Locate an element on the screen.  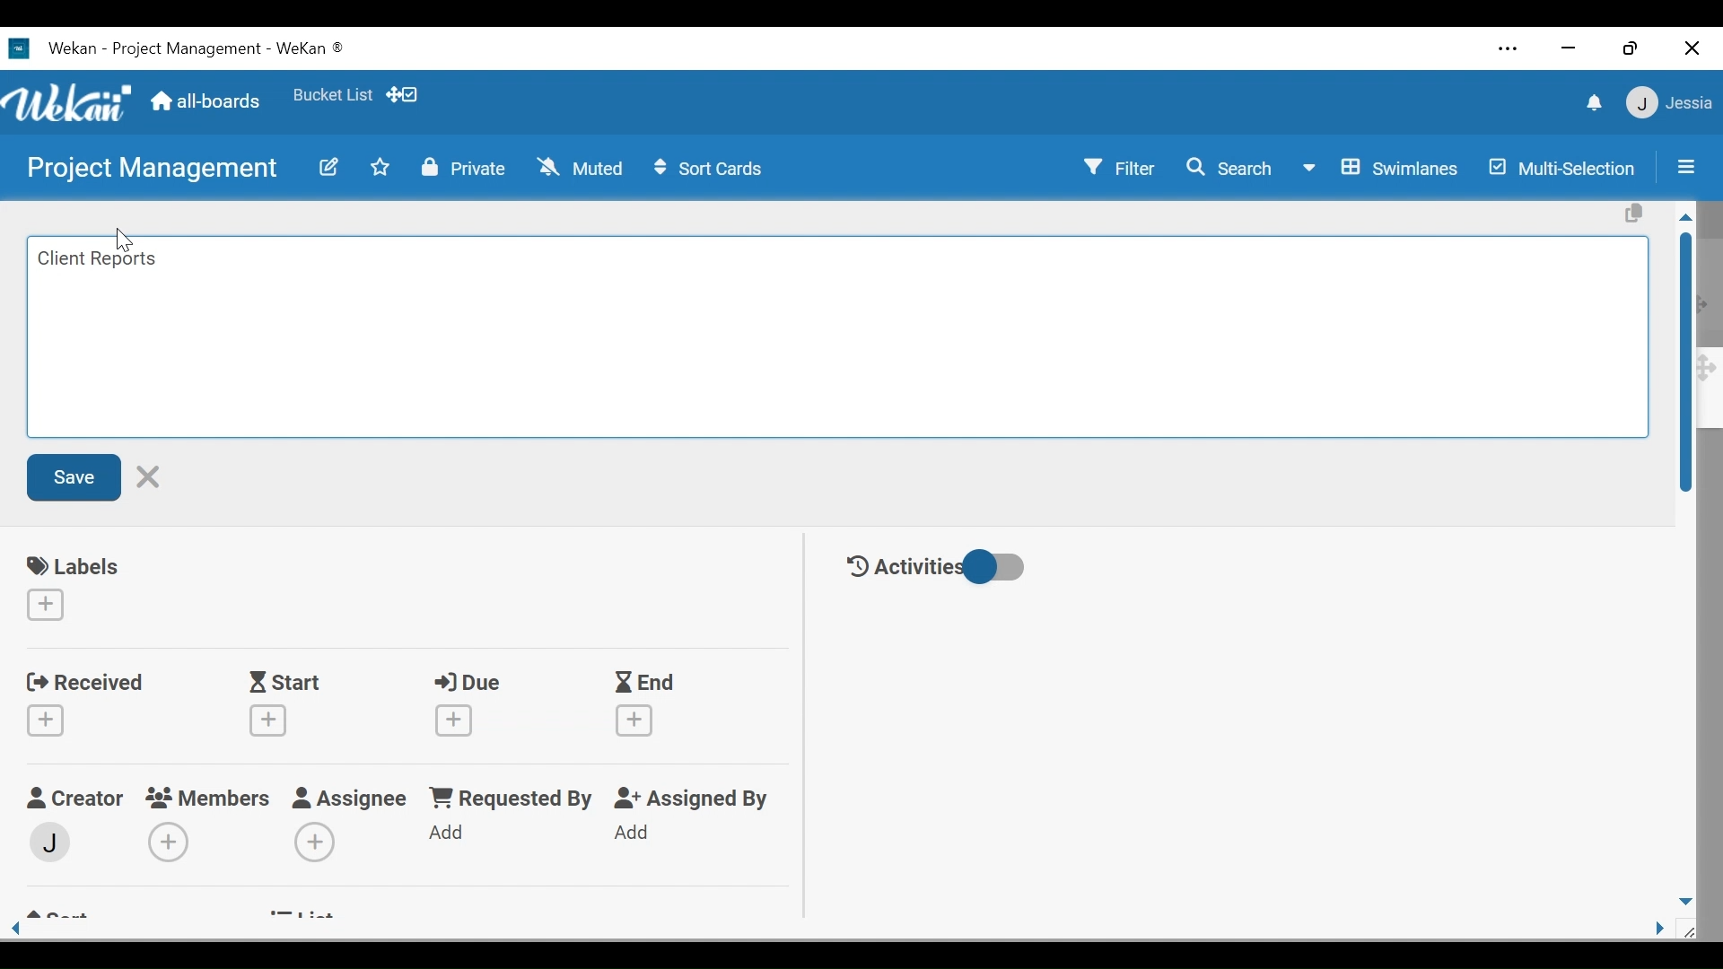
Restore is located at coordinates (1629, 49).